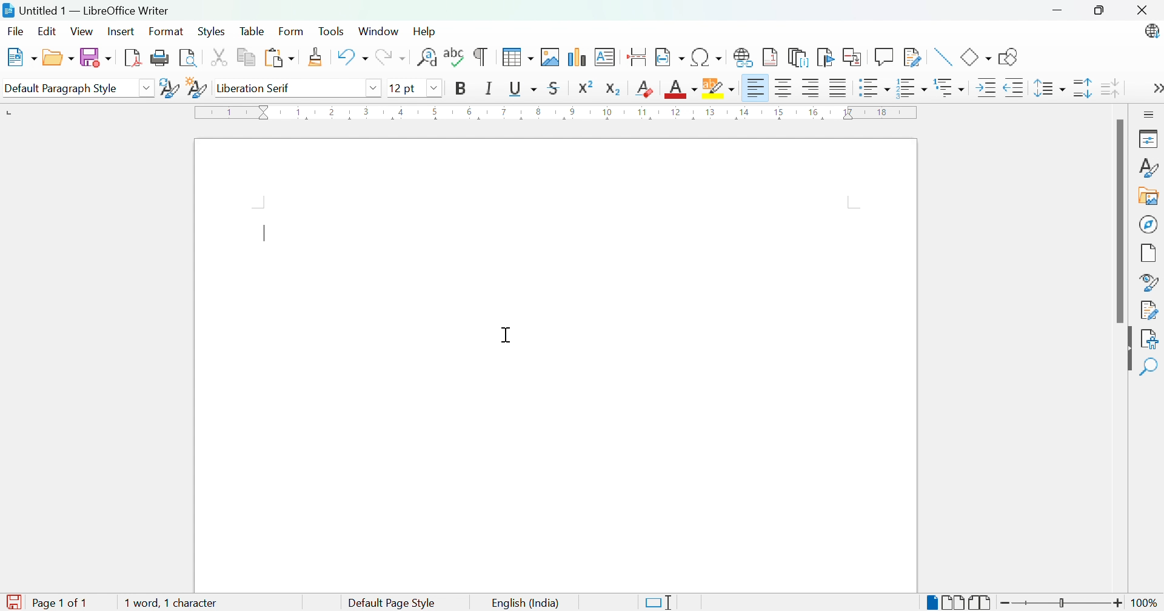 The width and height of the screenshot is (1164, 611). What do you see at coordinates (83, 31) in the screenshot?
I see `View` at bounding box center [83, 31].